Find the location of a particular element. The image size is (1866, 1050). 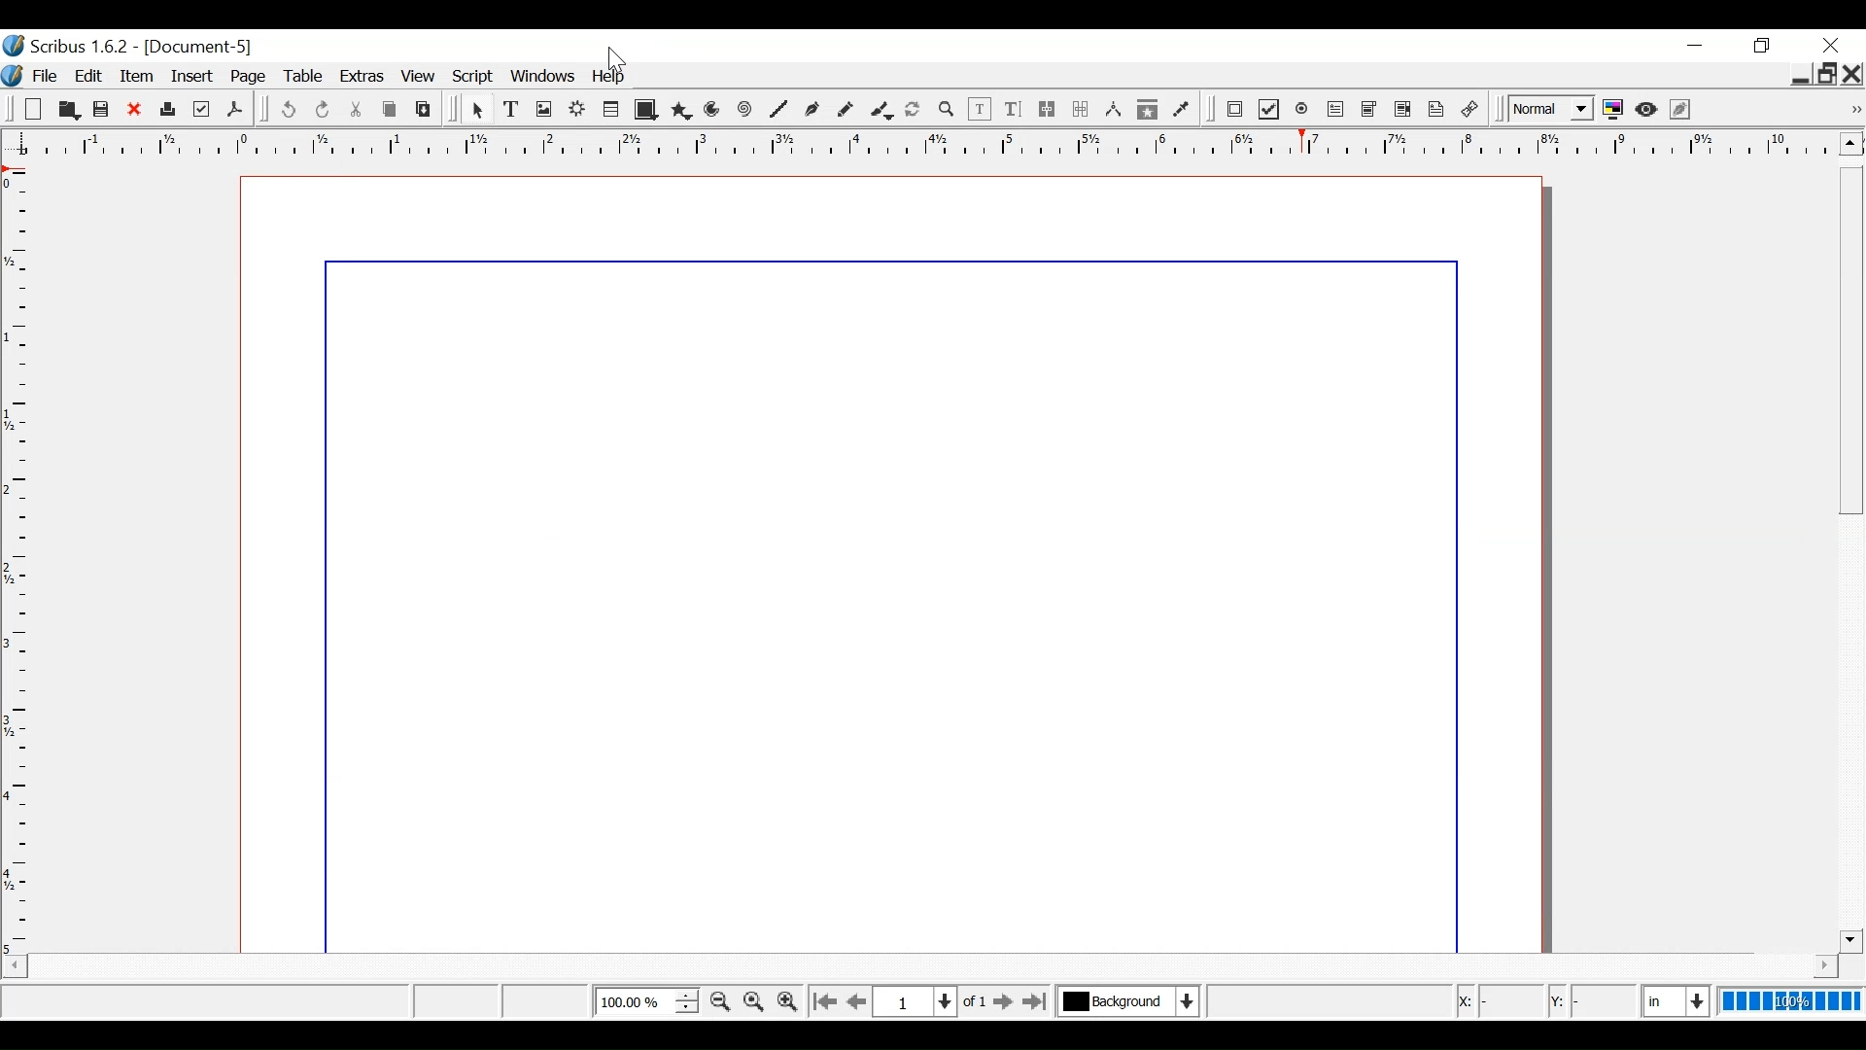

horizontal bar is located at coordinates (1799, 965).